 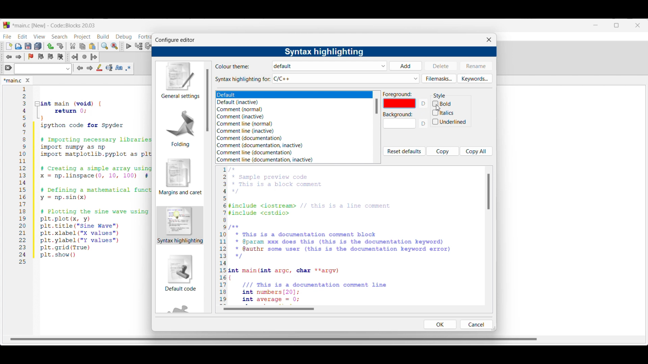 What do you see at coordinates (424, 125) in the screenshot?
I see `D` at bounding box center [424, 125].